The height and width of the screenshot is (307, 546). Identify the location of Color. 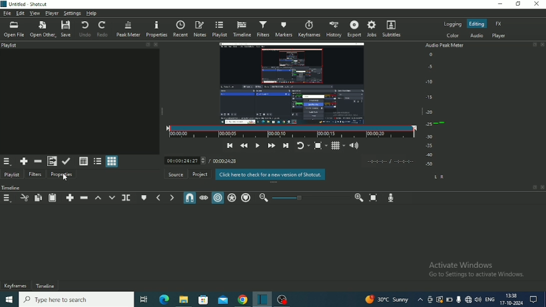
(453, 35).